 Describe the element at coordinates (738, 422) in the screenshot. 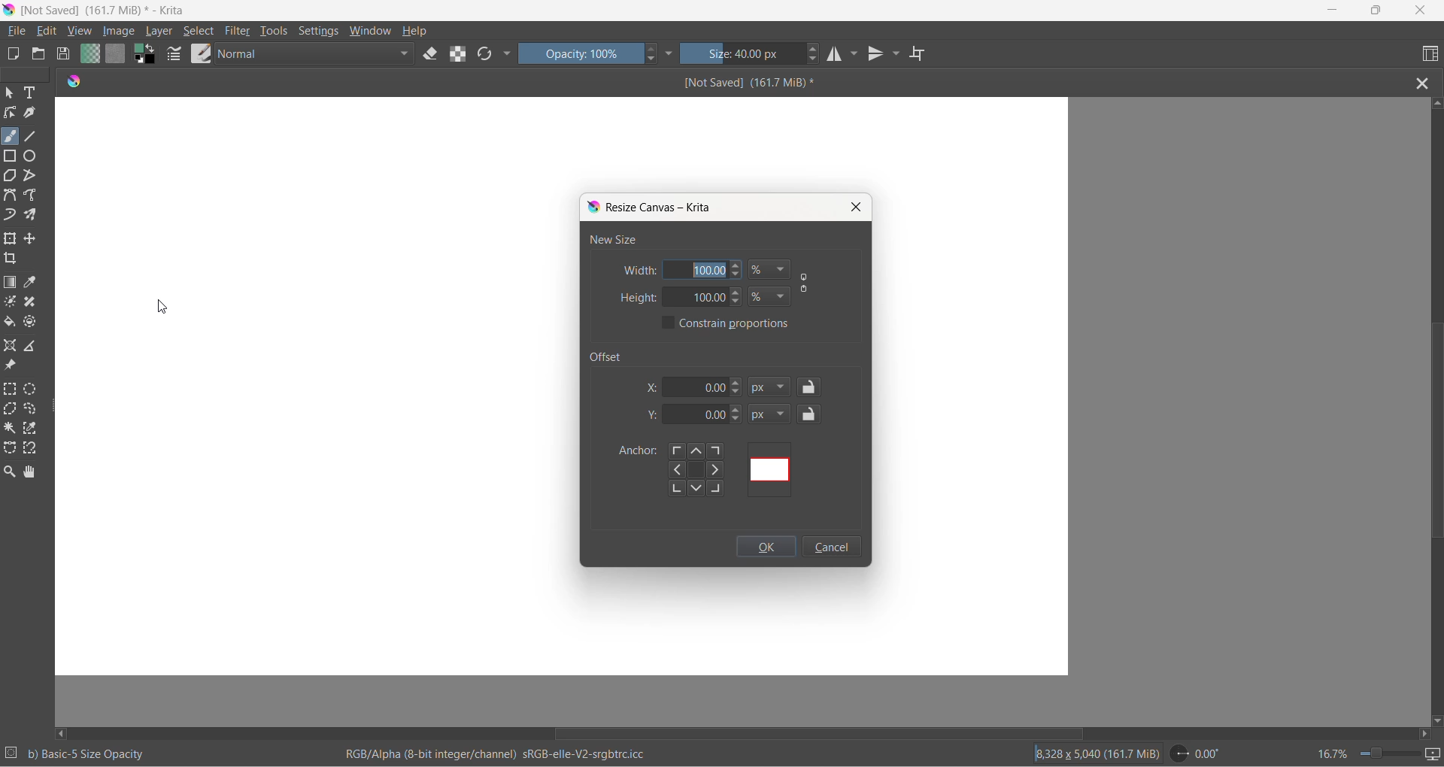

I see `y-axis value decrement` at that location.